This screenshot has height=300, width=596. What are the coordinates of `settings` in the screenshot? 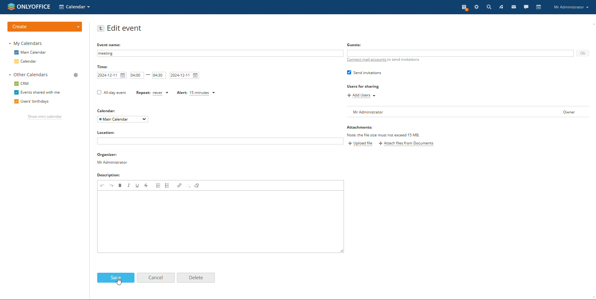 It's located at (476, 7).